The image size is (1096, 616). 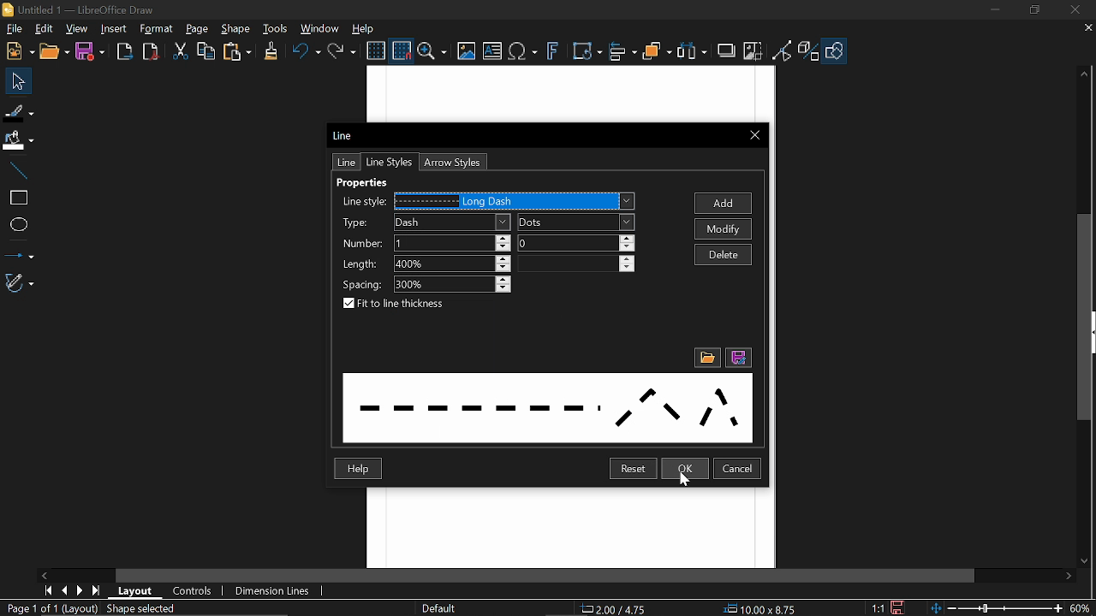 What do you see at coordinates (235, 30) in the screenshot?
I see `Shape` at bounding box center [235, 30].